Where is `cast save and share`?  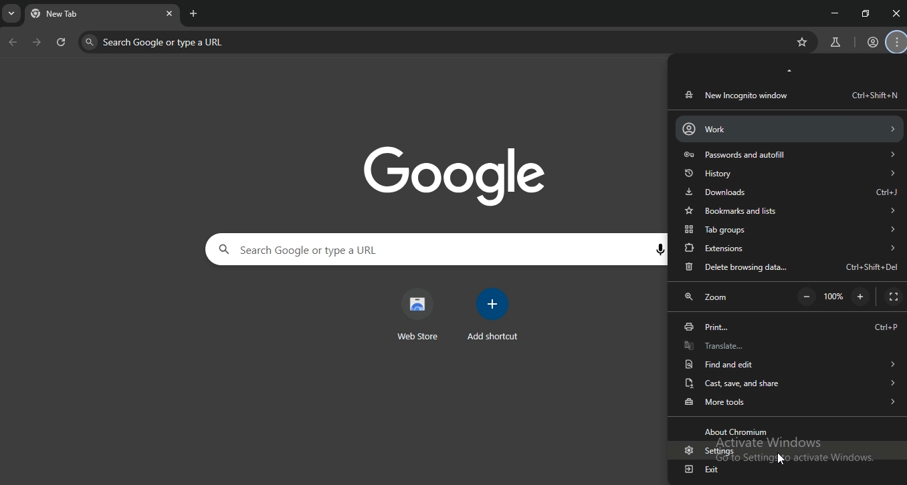 cast save and share is located at coordinates (787, 382).